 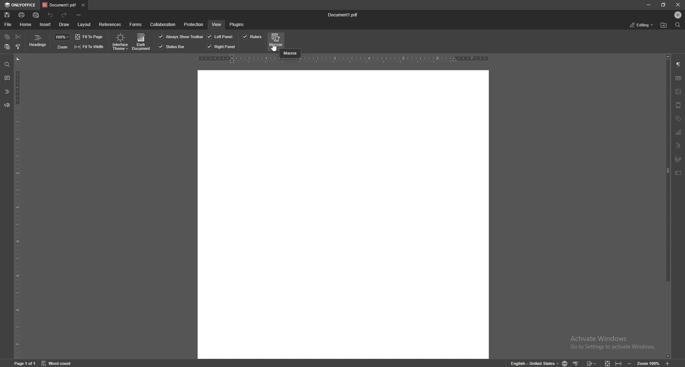 What do you see at coordinates (664, 25) in the screenshot?
I see `locate file` at bounding box center [664, 25].